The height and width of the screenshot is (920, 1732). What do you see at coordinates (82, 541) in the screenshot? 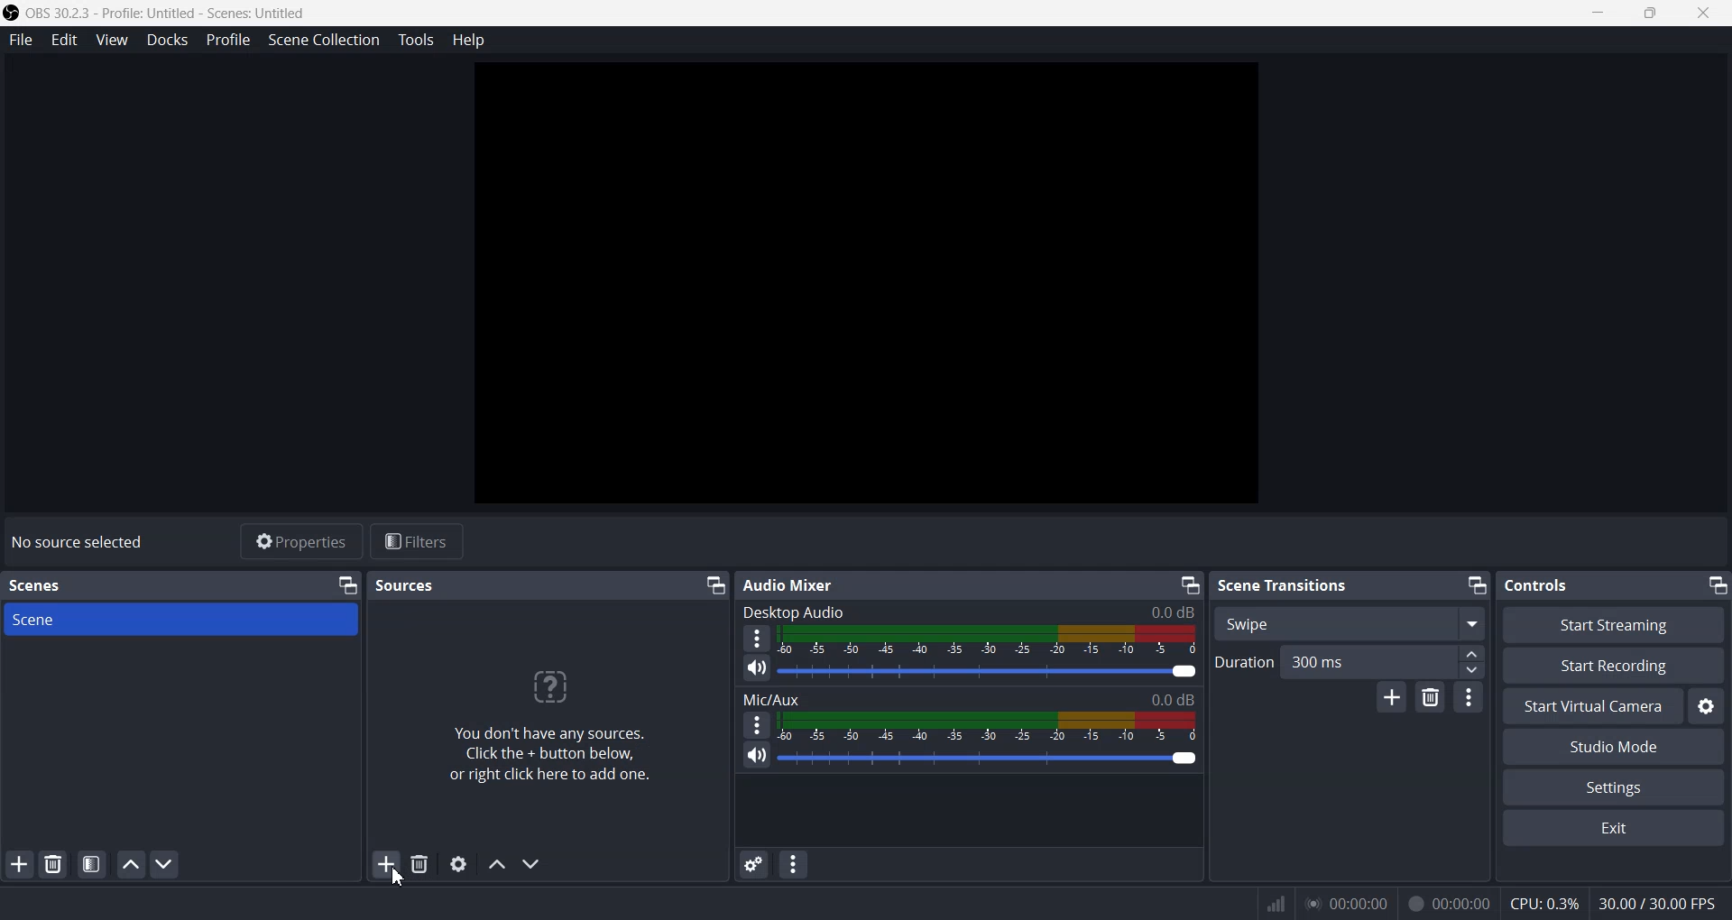
I see `No source selected` at bounding box center [82, 541].